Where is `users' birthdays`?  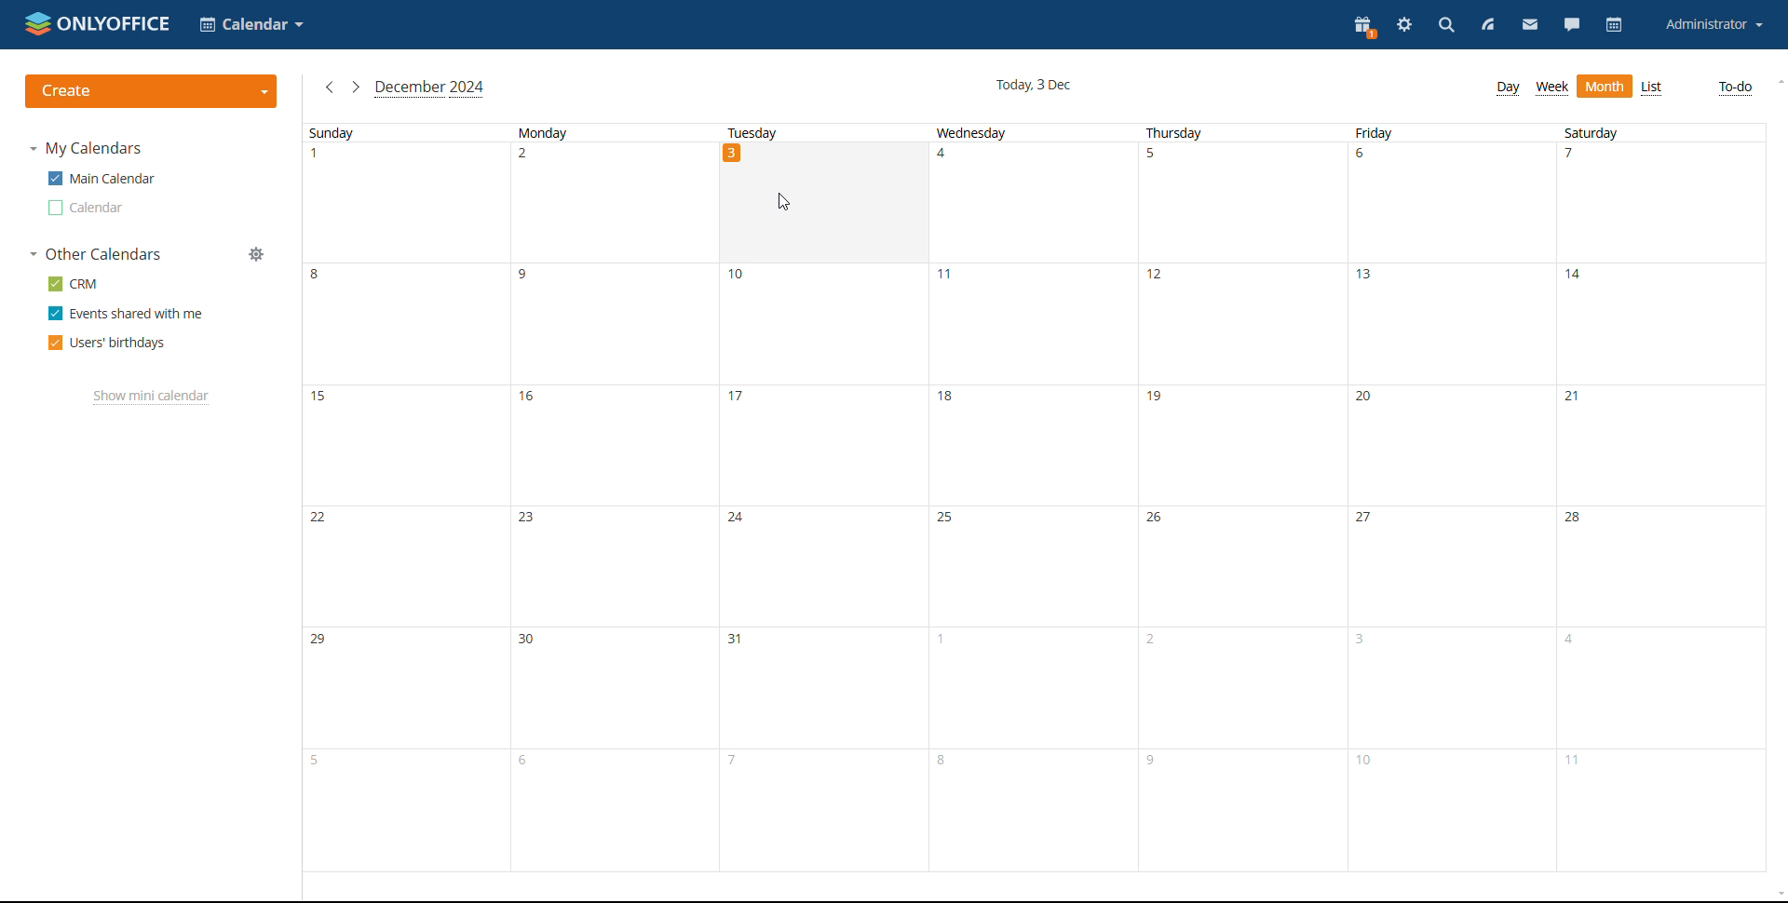 users' birthdays is located at coordinates (108, 343).